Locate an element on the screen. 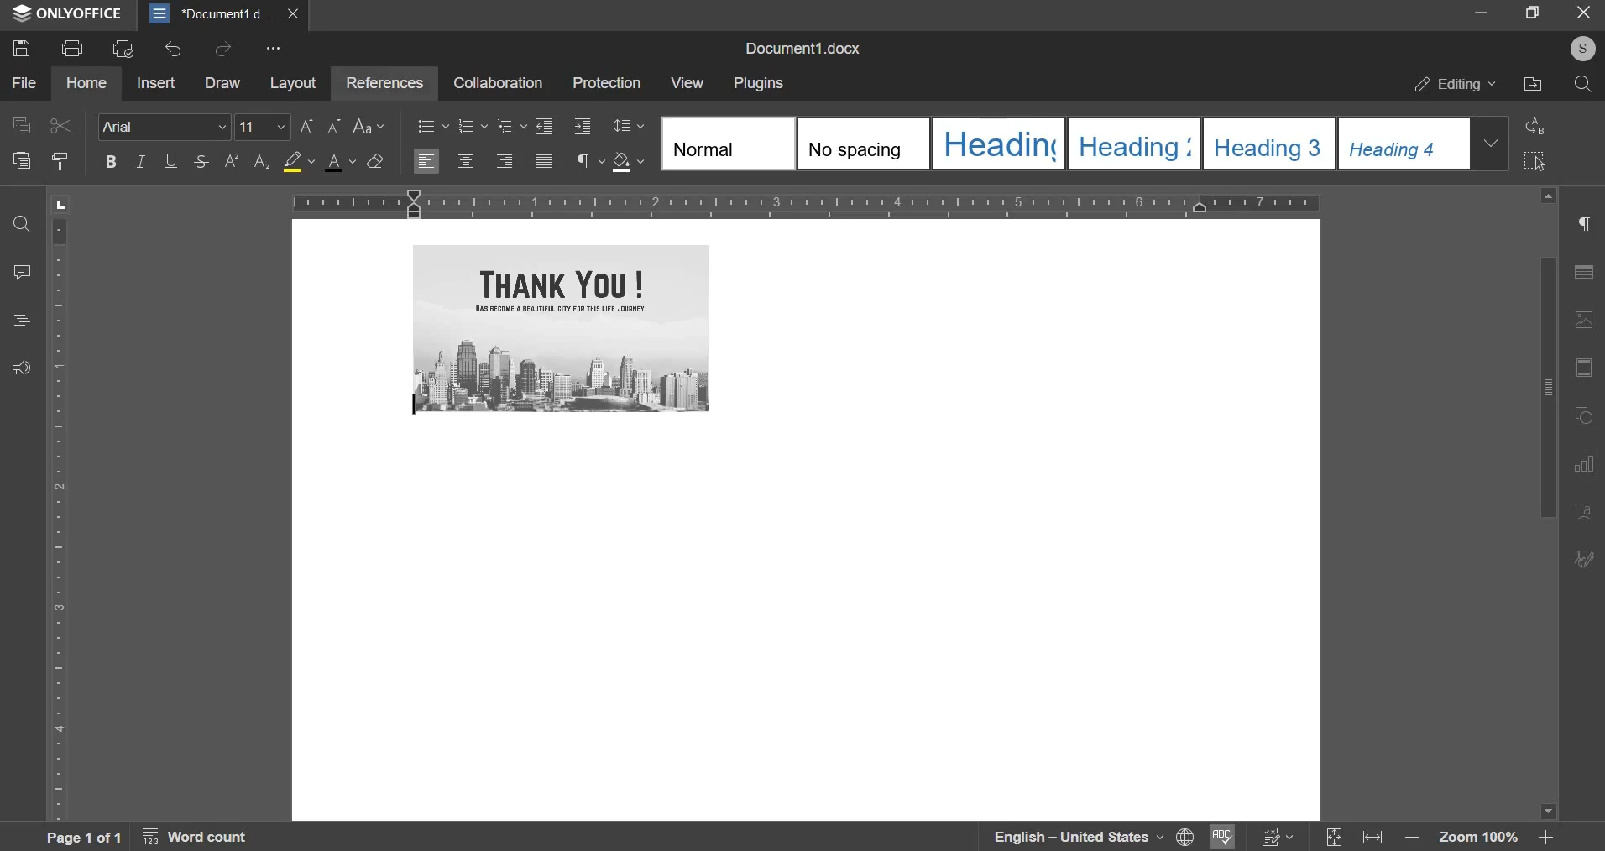  No spacing is located at coordinates (864, 144).